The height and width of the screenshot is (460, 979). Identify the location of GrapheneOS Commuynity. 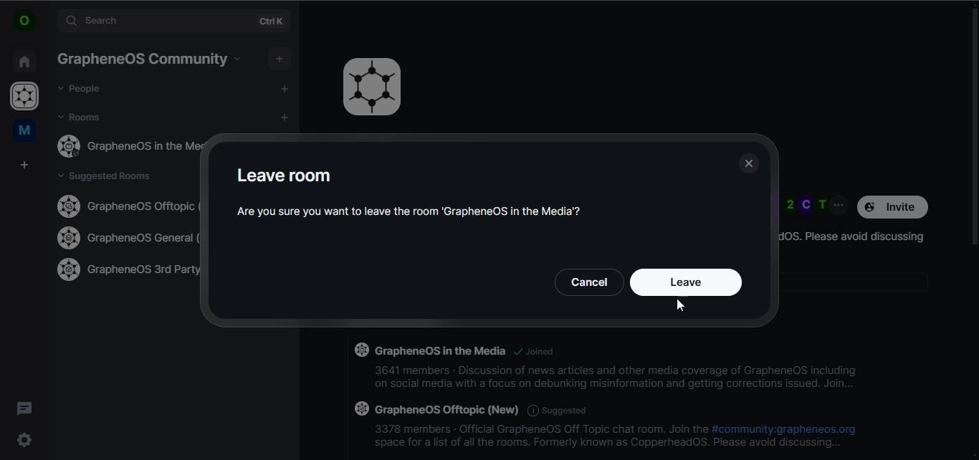
(141, 59).